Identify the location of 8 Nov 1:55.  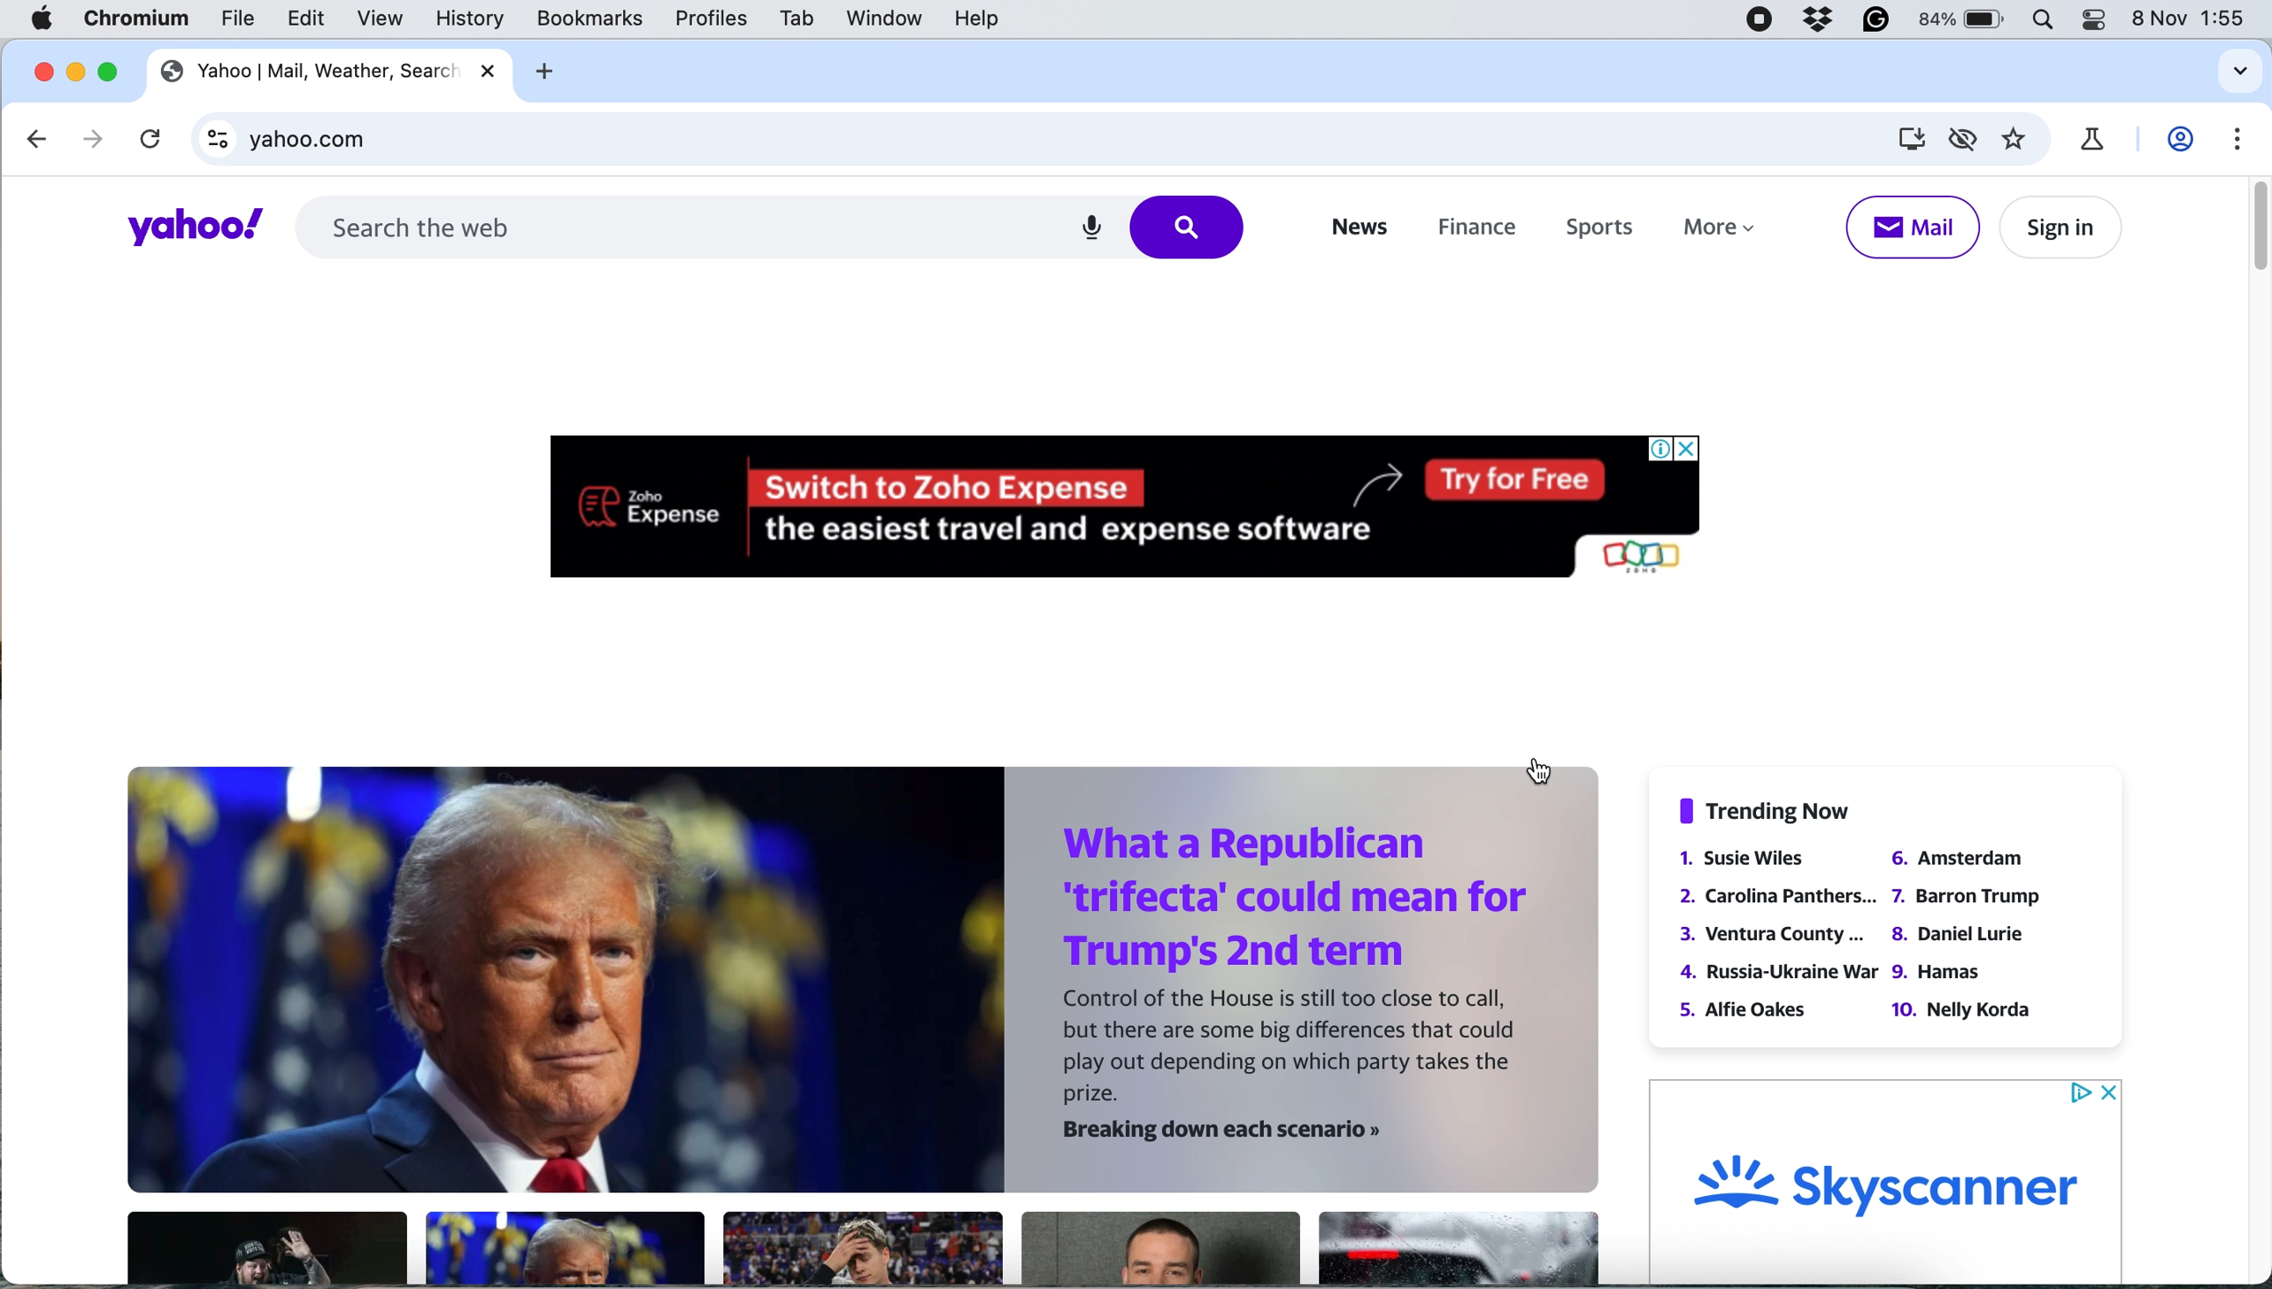
(2193, 23).